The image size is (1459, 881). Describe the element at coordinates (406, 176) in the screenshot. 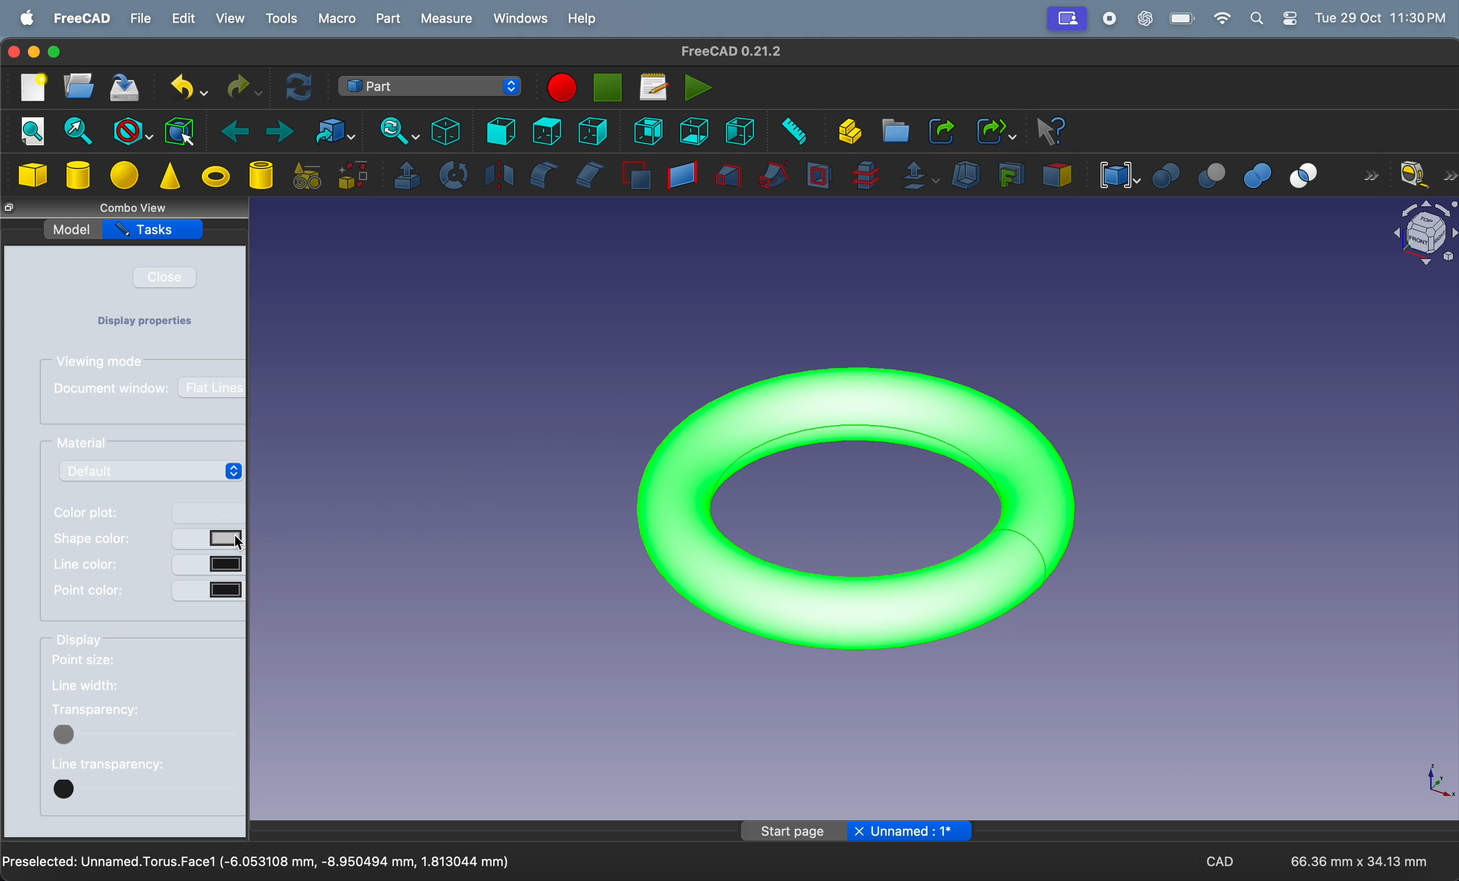

I see `extrude` at that location.